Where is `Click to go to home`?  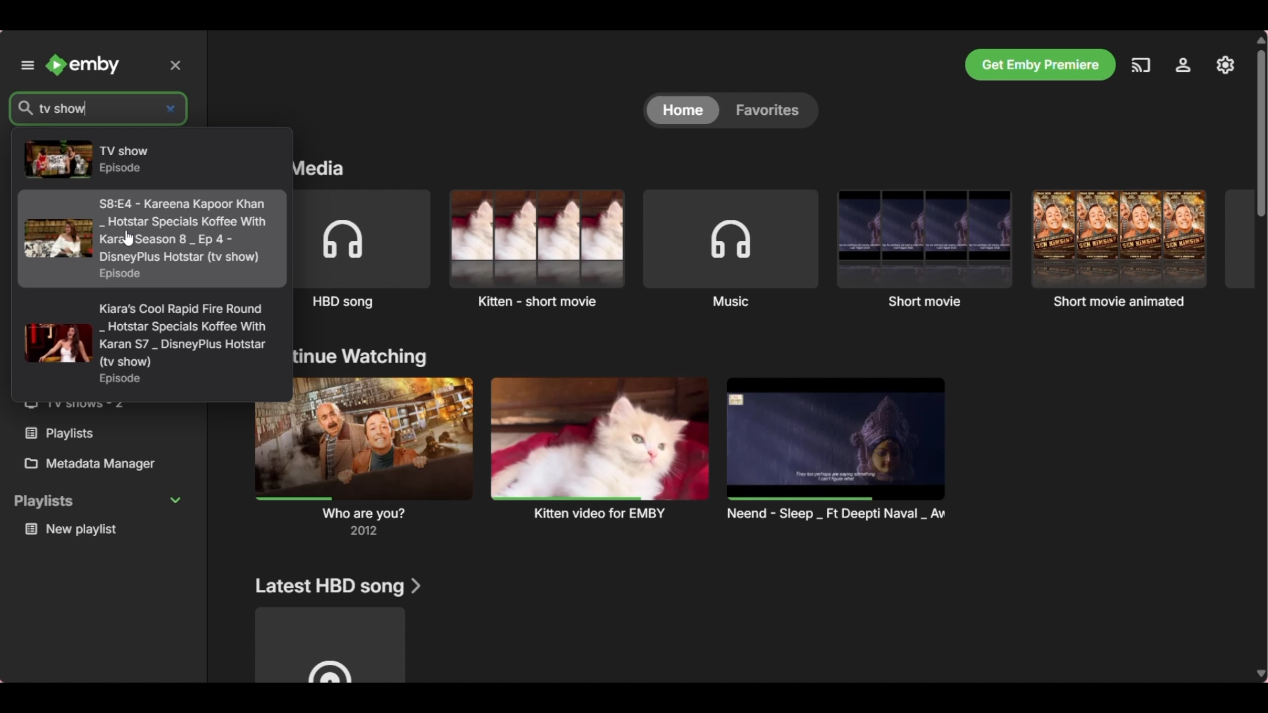
Click to go to home is located at coordinates (82, 65).